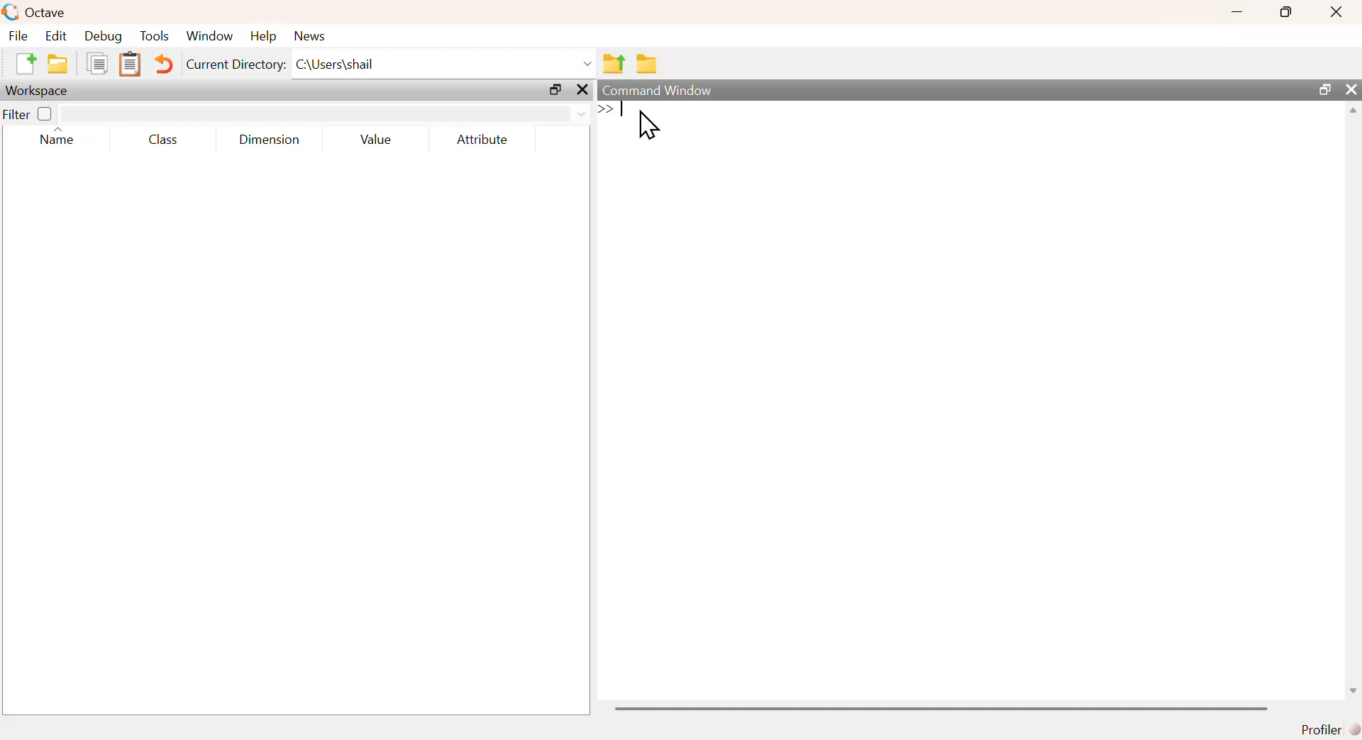  Describe the element at coordinates (487, 140) in the screenshot. I see `attribute` at that location.